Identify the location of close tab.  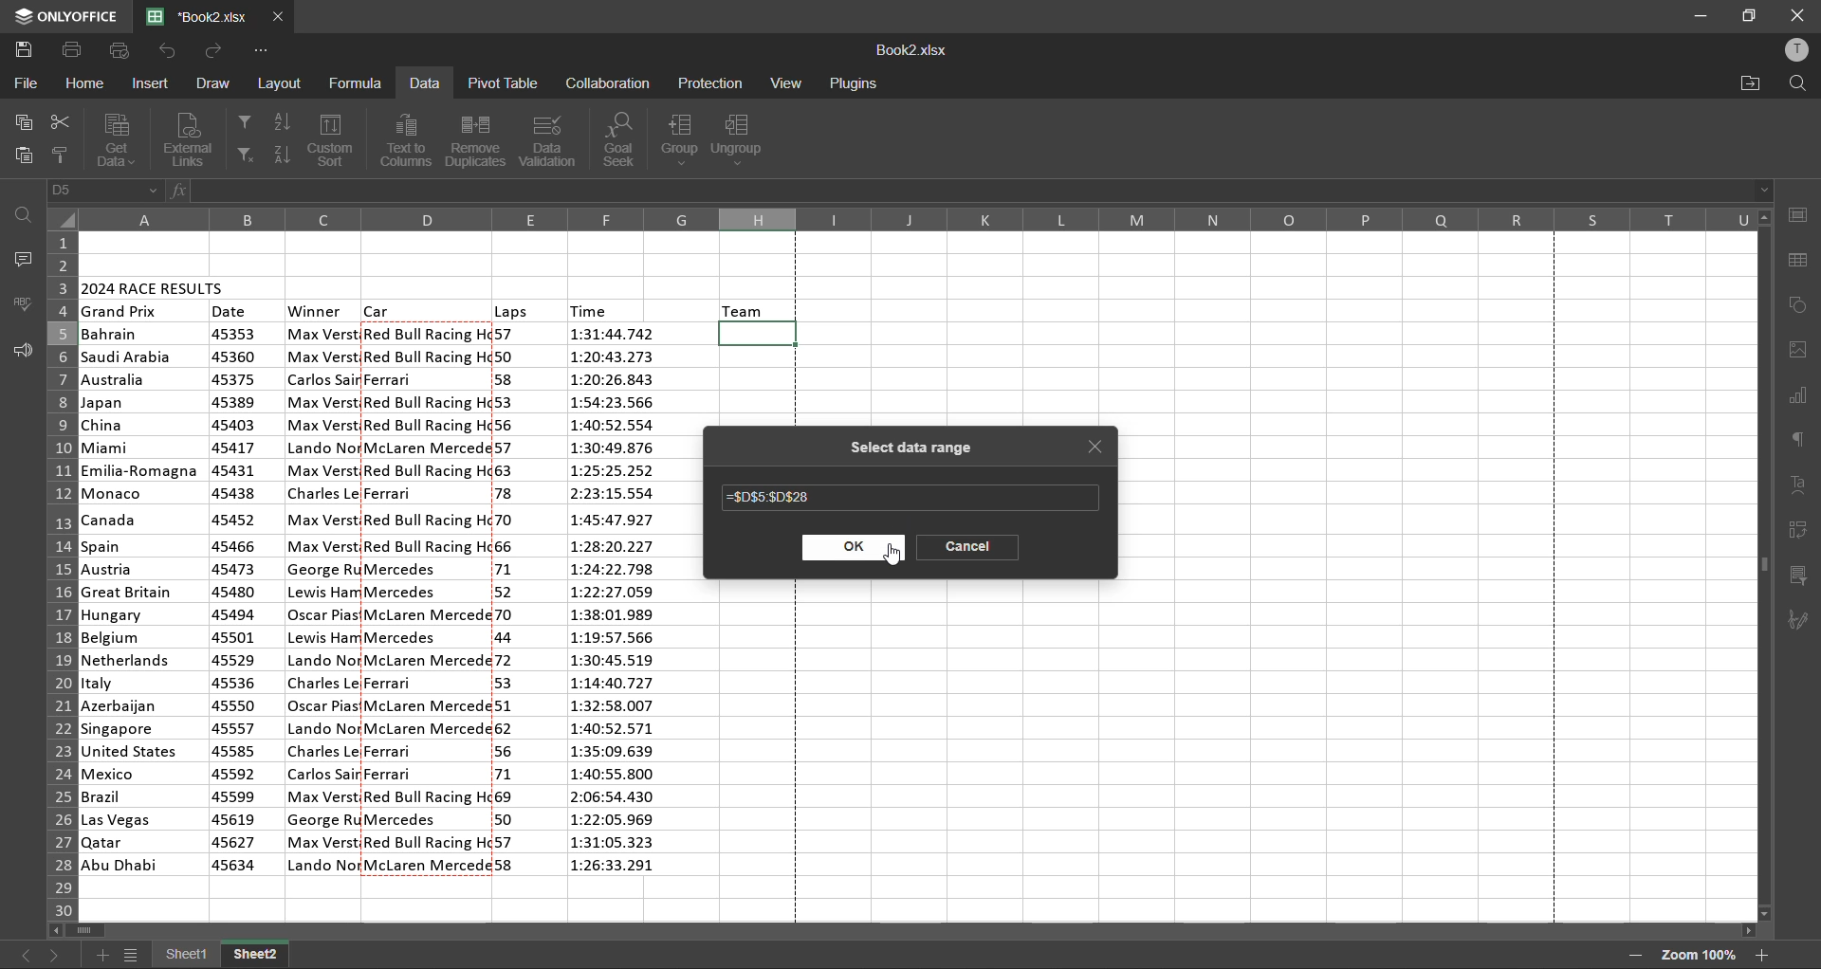
(279, 17).